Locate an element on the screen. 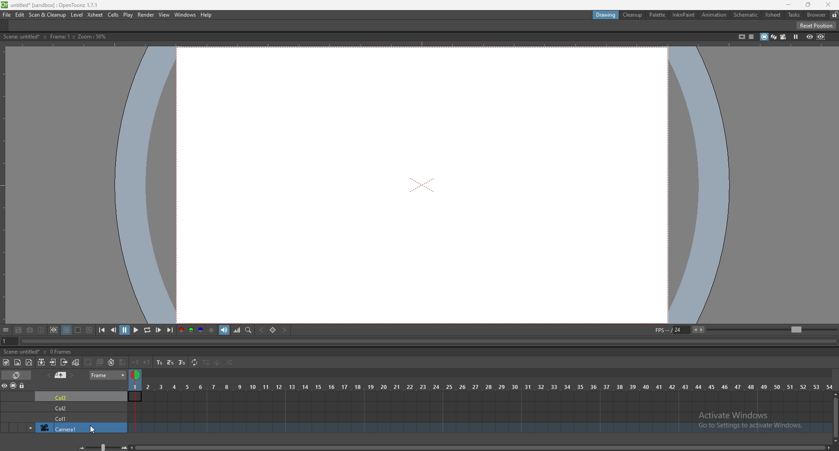 The height and width of the screenshot is (451, 839). compare to snapshot is located at coordinates (42, 330).